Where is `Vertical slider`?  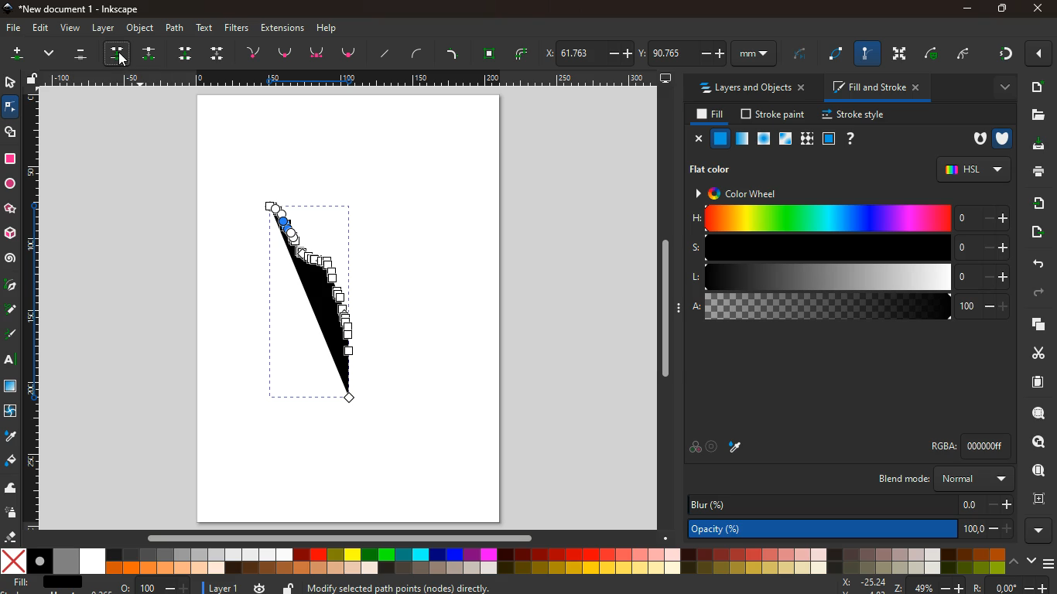
Vertical slider is located at coordinates (667, 309).